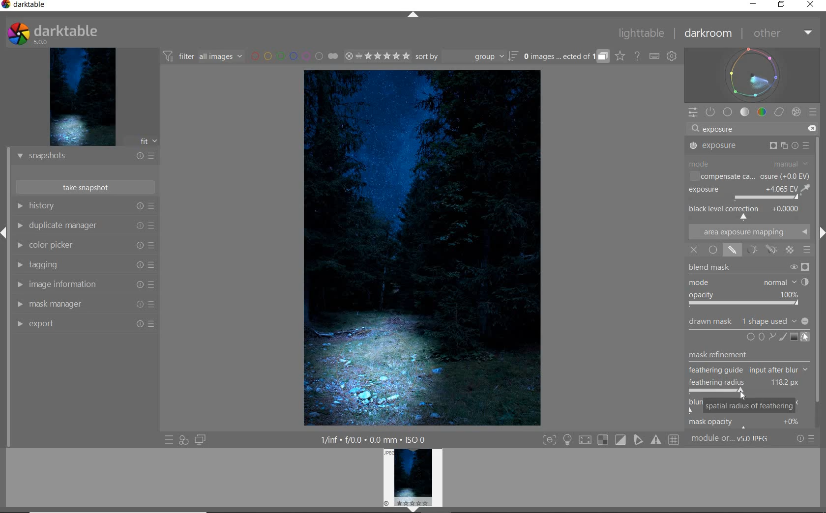 The width and height of the screenshot is (826, 513). Describe the element at coordinates (84, 285) in the screenshot. I see `IMAGE INFORMATION` at that location.